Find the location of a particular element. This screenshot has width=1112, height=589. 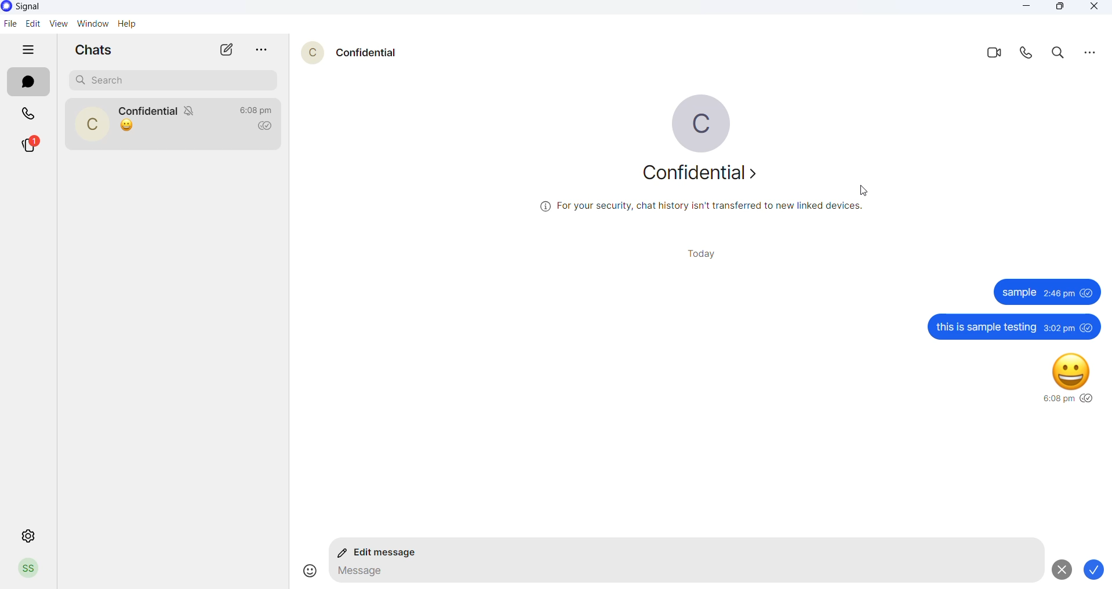

profile picture is located at coordinates (92, 123).